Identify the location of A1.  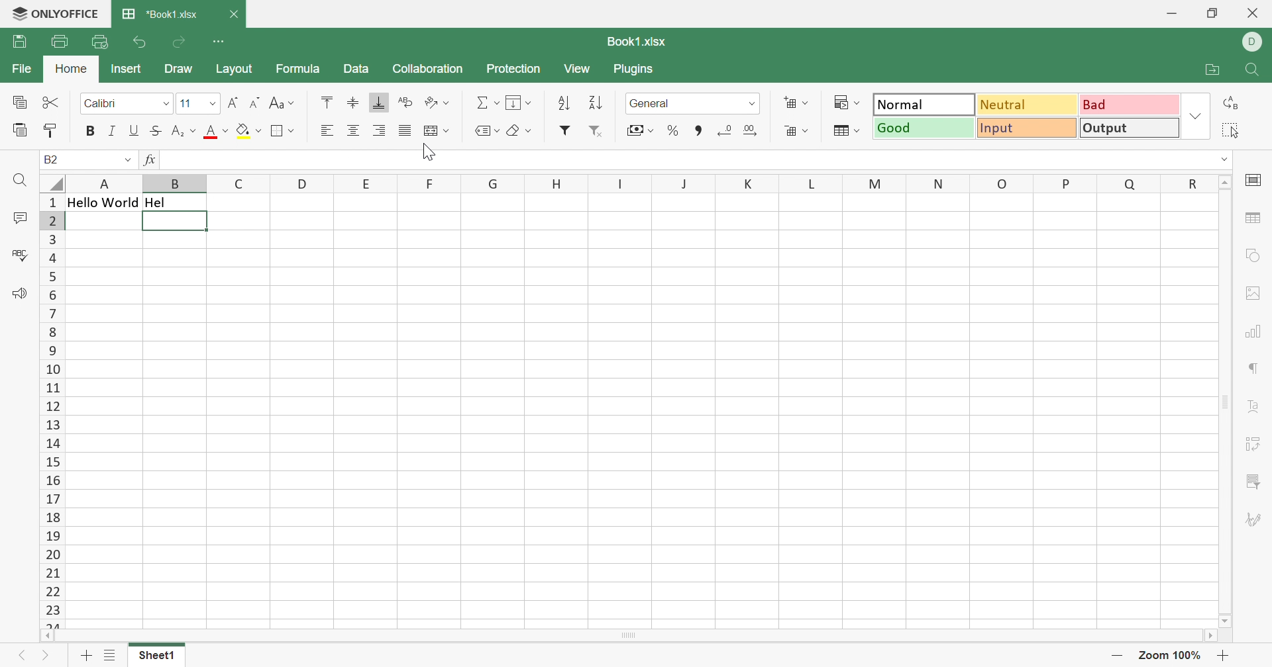
(56, 159).